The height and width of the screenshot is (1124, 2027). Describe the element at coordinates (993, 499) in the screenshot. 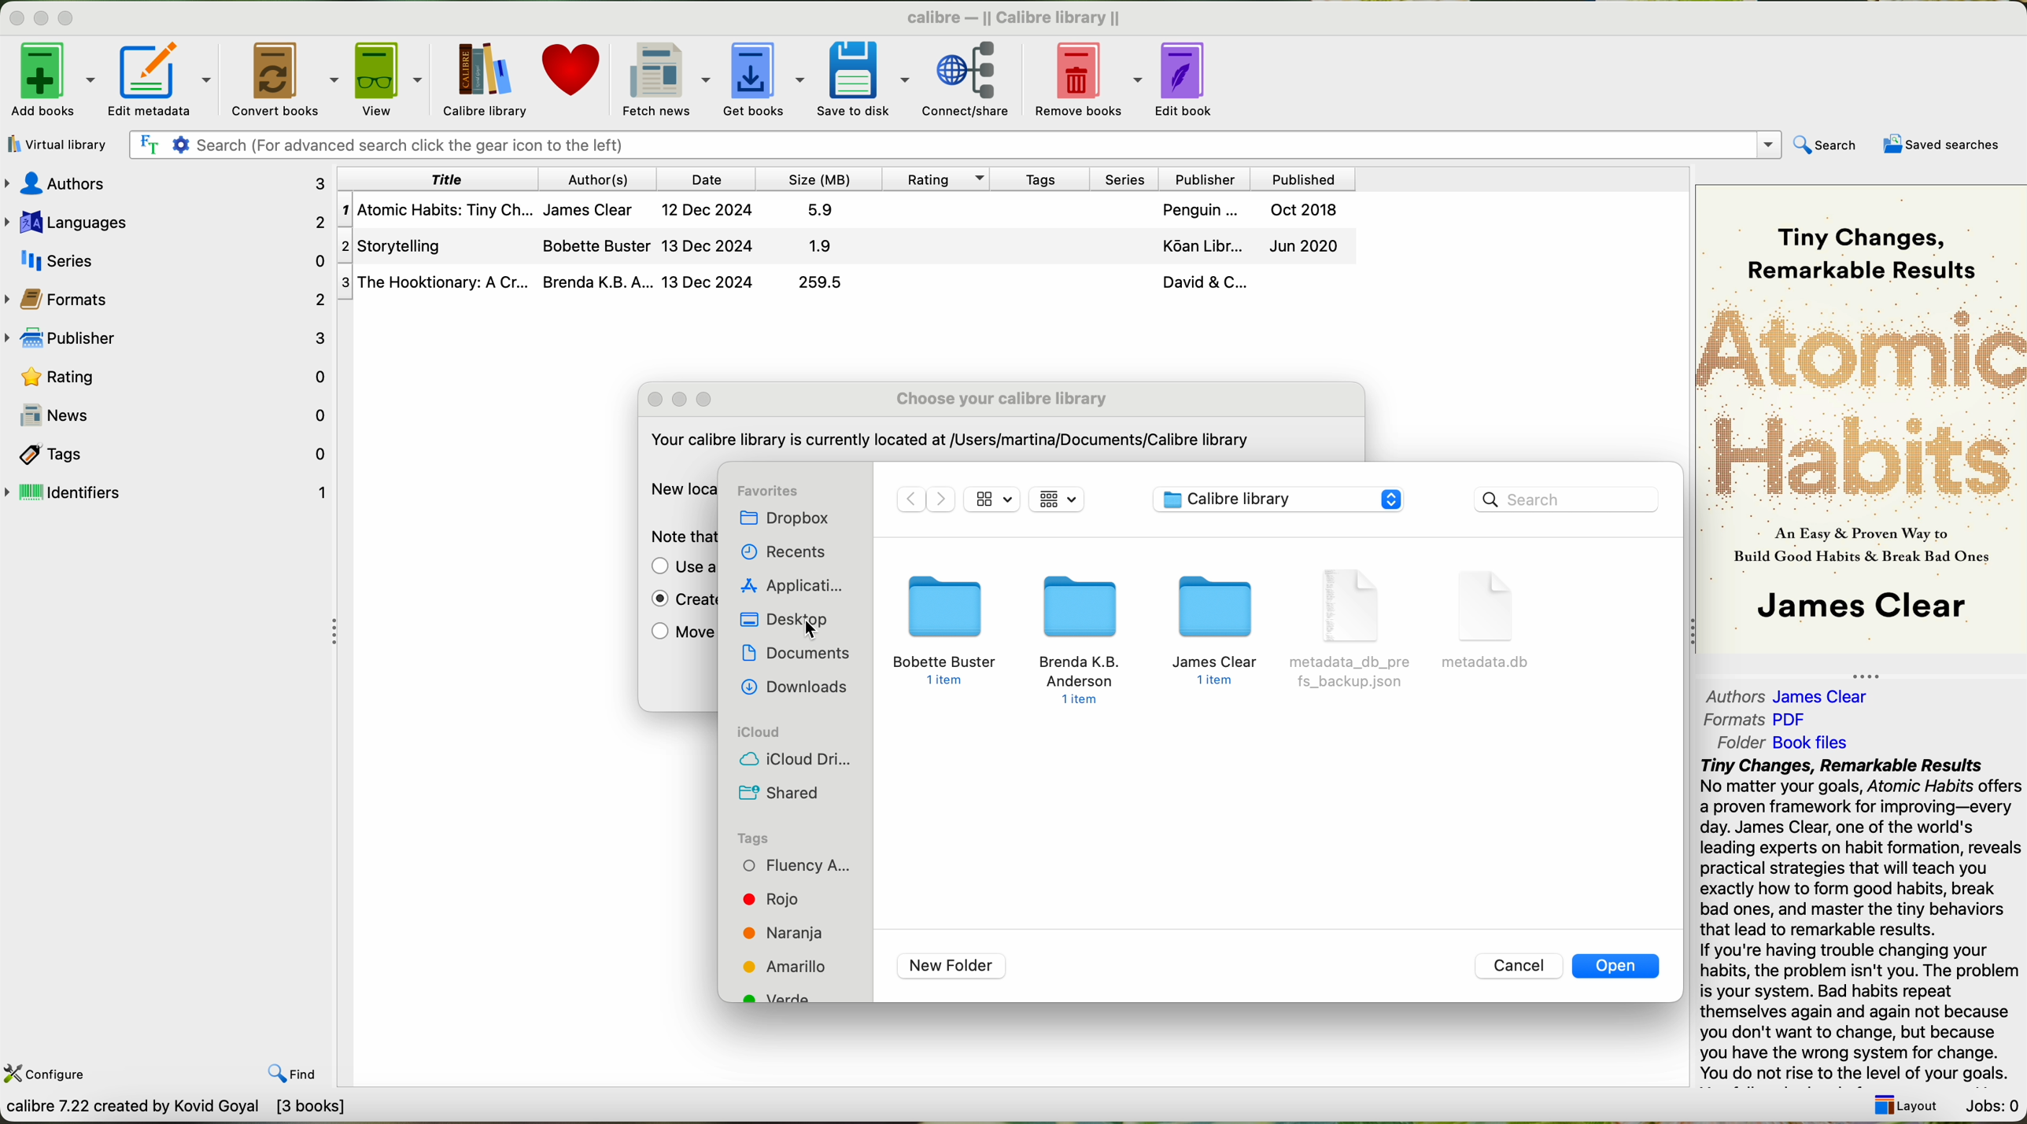

I see `icon` at that location.